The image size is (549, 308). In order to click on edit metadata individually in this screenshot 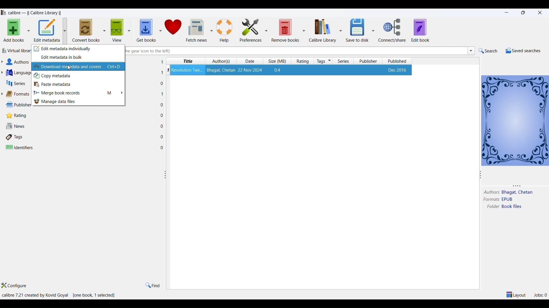, I will do `click(79, 48)`.